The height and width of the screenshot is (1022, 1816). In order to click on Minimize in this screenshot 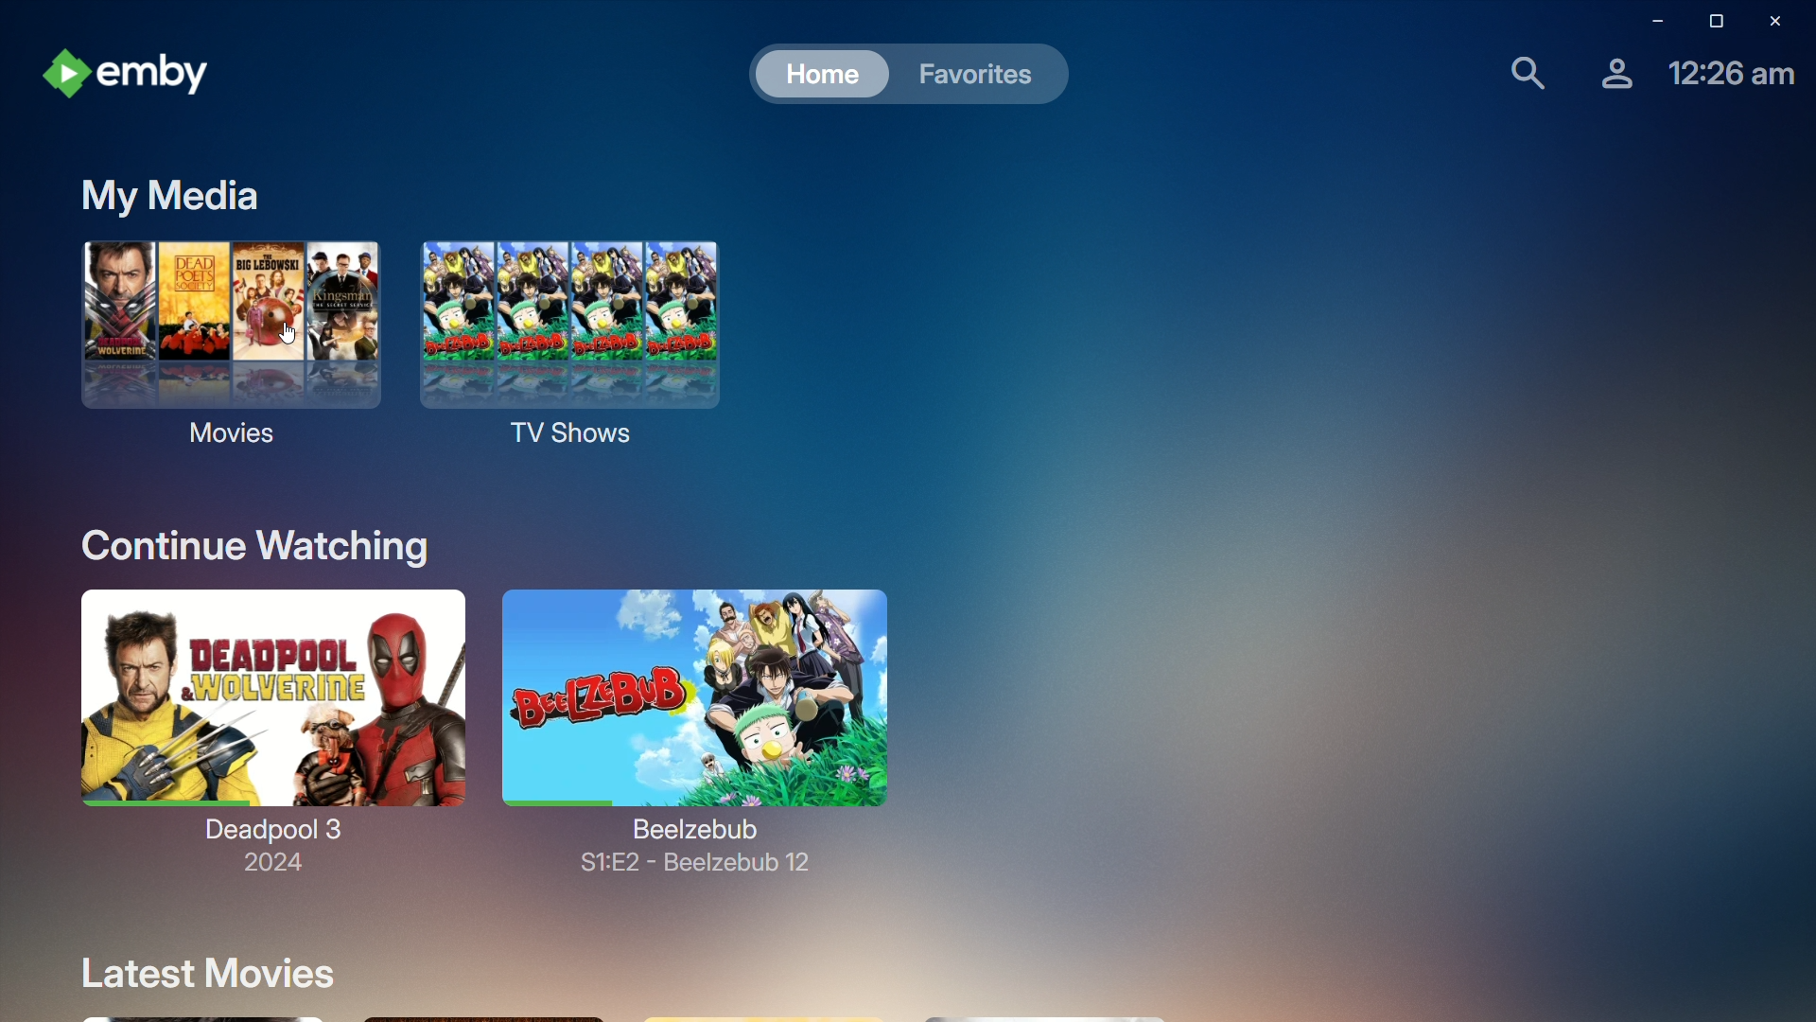, I will do `click(1647, 22)`.